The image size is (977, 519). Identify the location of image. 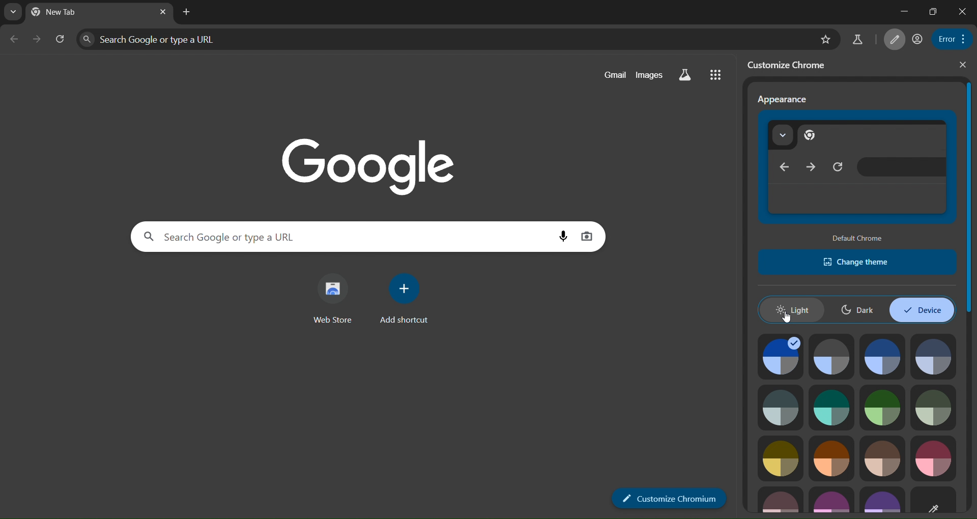
(782, 408).